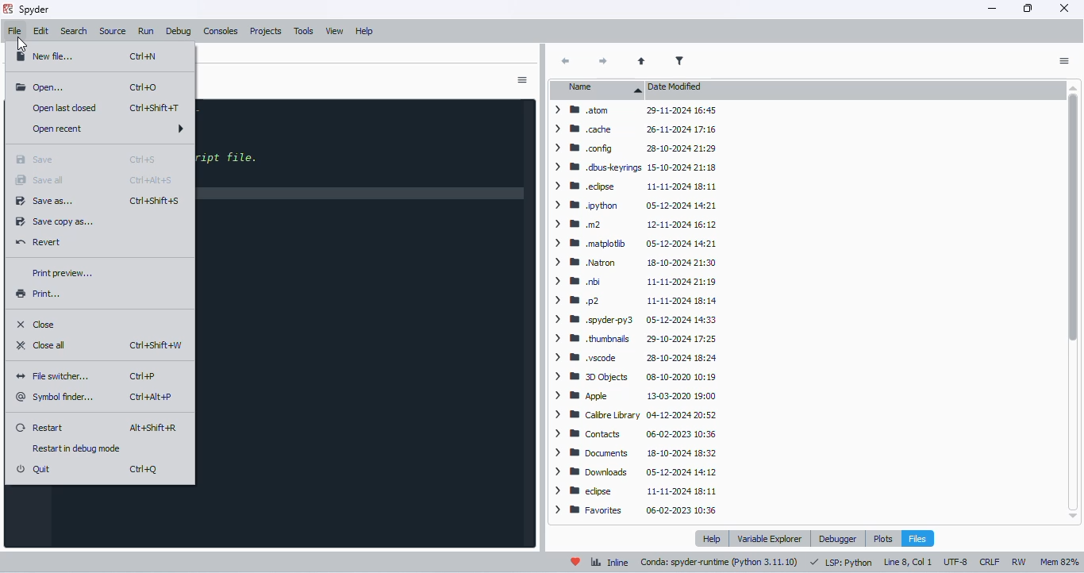 The image size is (1084, 573). I want to click on run, so click(146, 32).